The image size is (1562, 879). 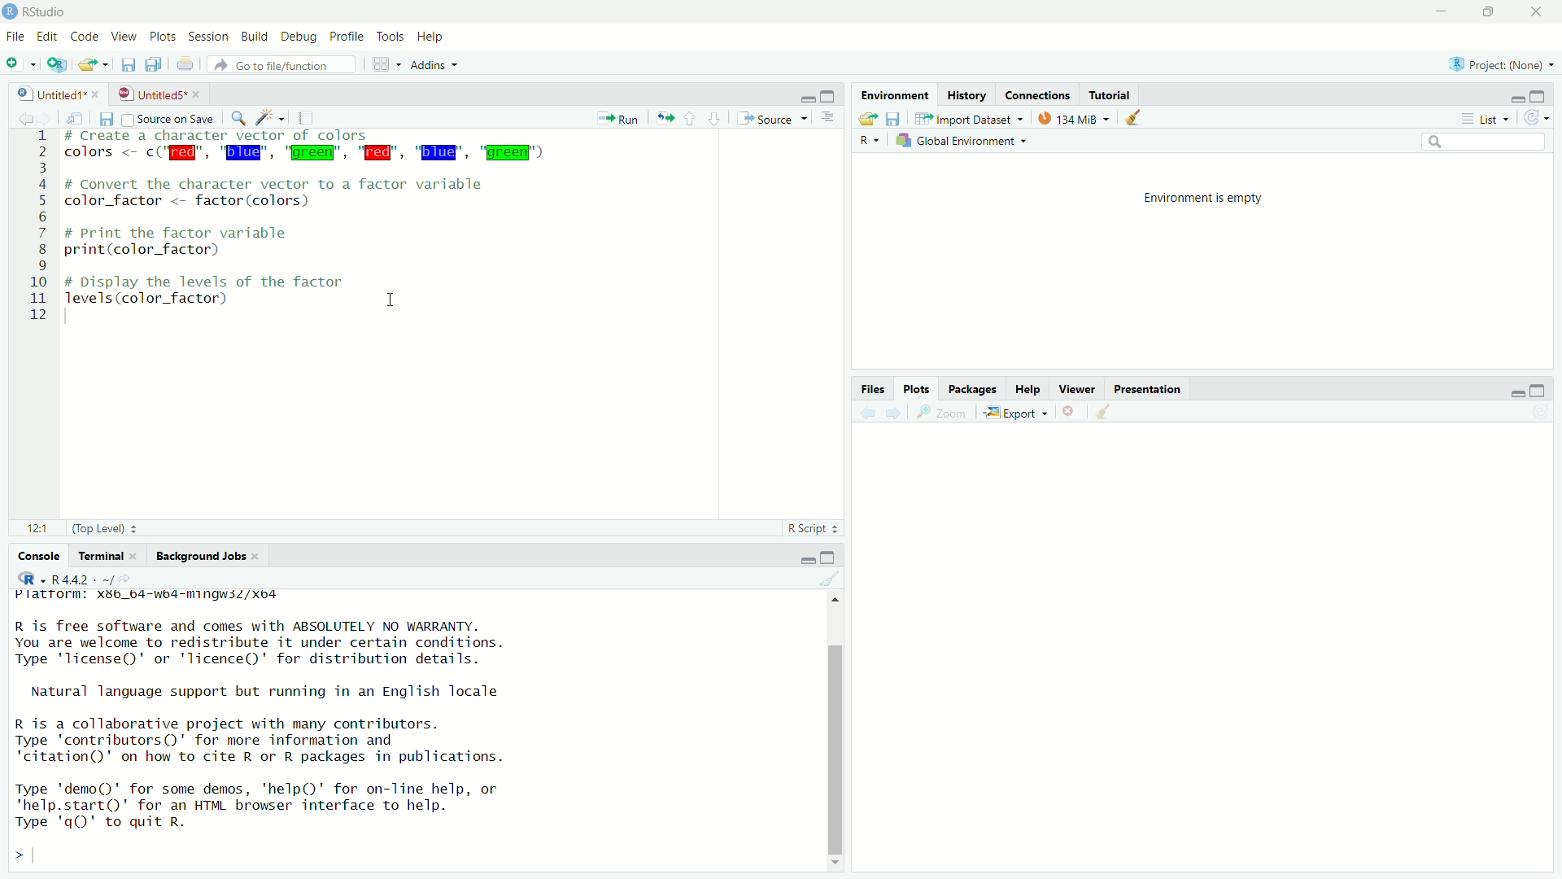 What do you see at coordinates (813, 528) in the screenshot?
I see `r script` at bounding box center [813, 528].